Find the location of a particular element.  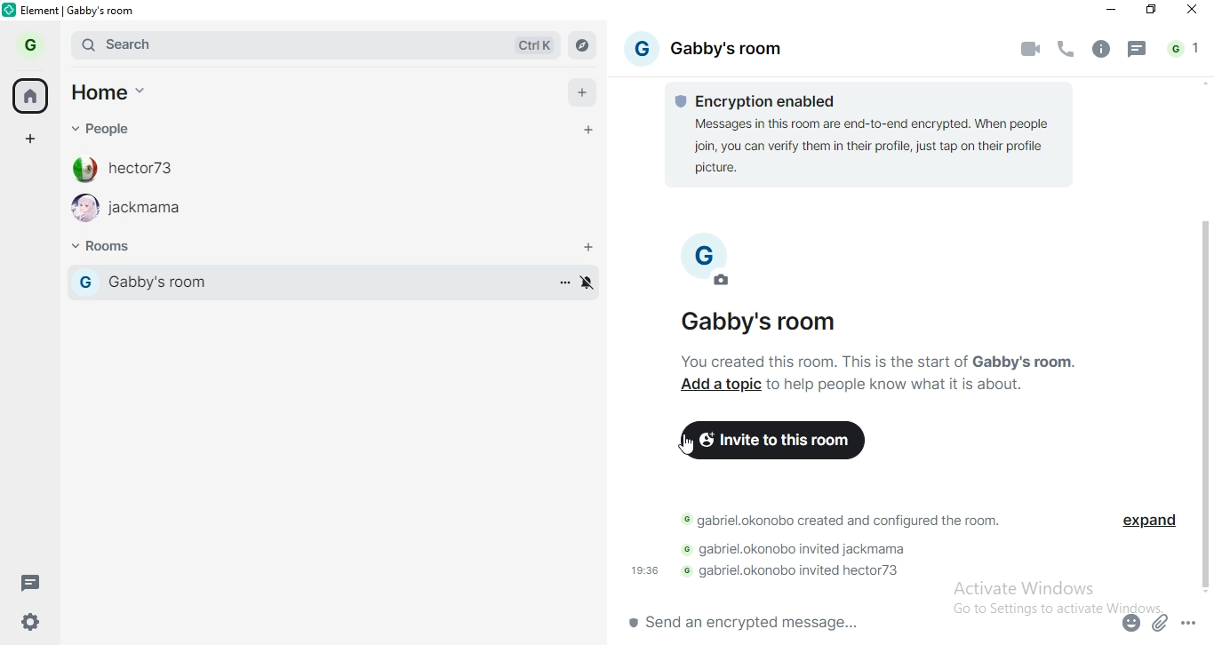

home button is located at coordinates (32, 97).